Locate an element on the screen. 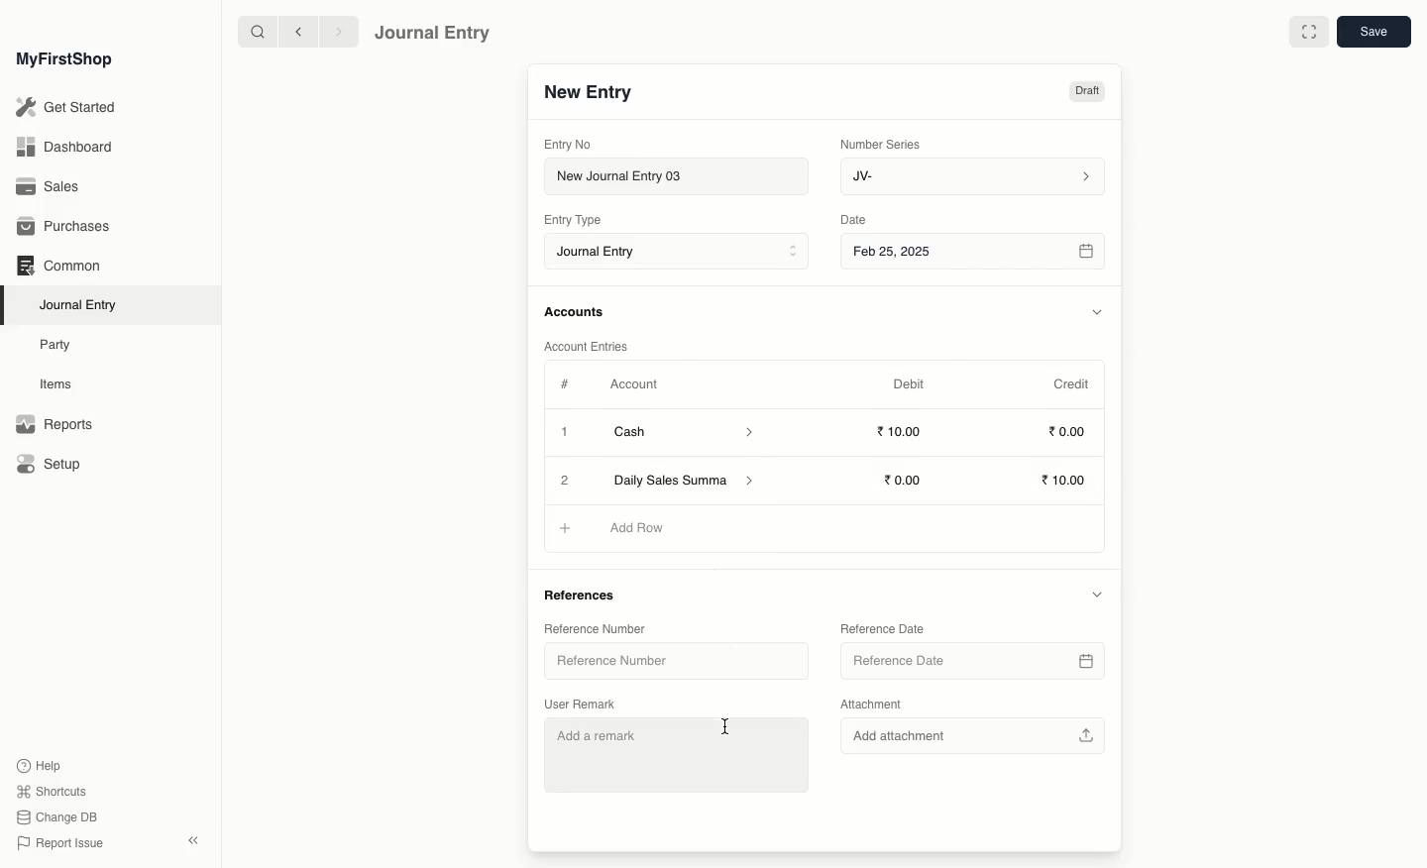  forward > is located at coordinates (334, 31).